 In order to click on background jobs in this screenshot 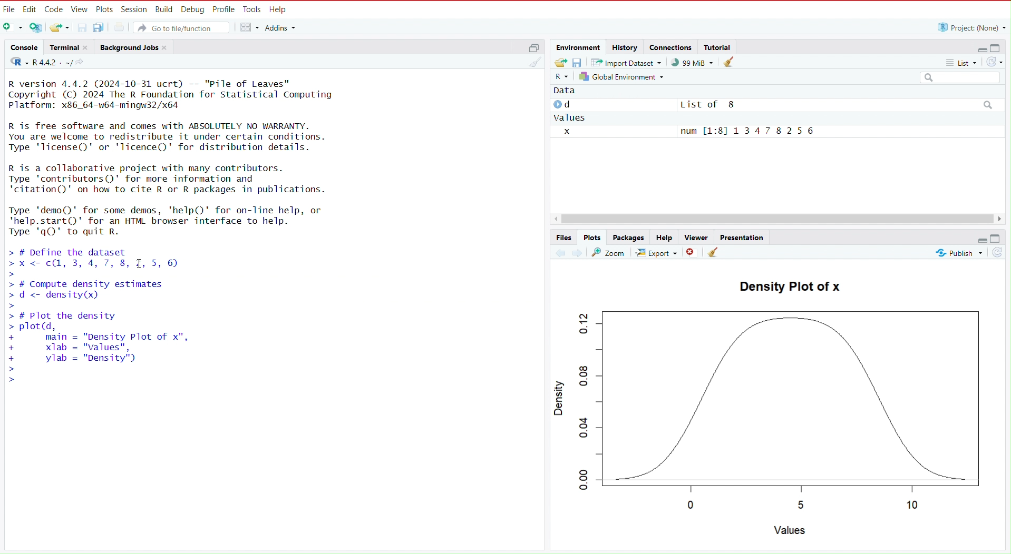, I will do `click(128, 46)`.